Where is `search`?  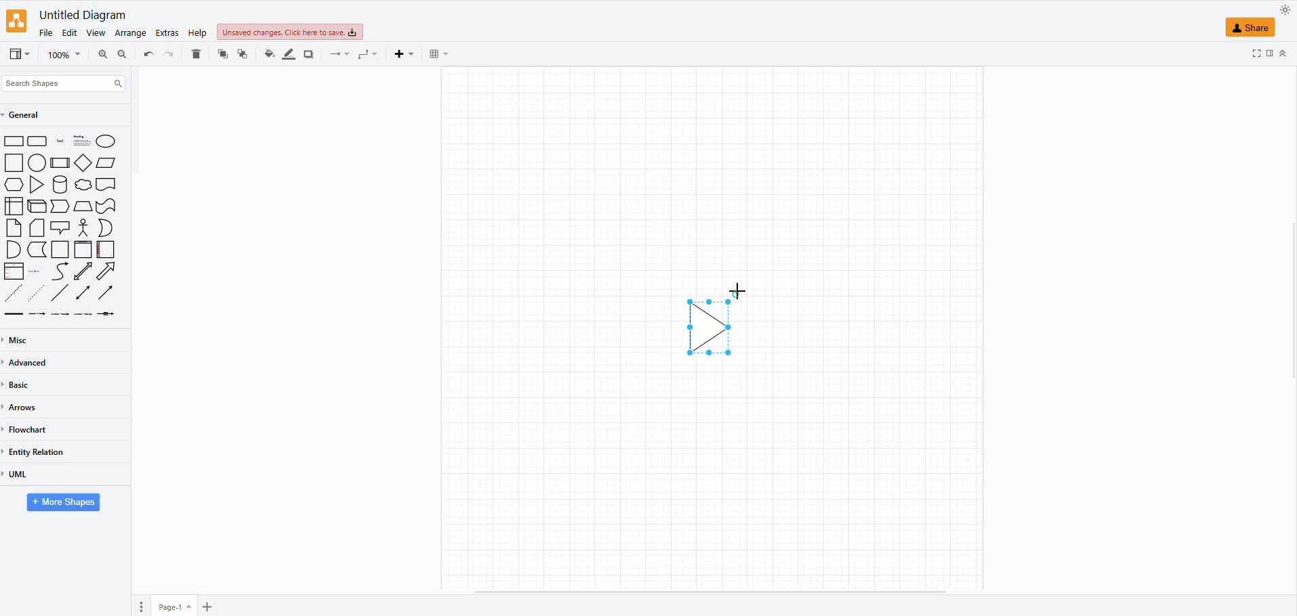
search is located at coordinates (66, 81).